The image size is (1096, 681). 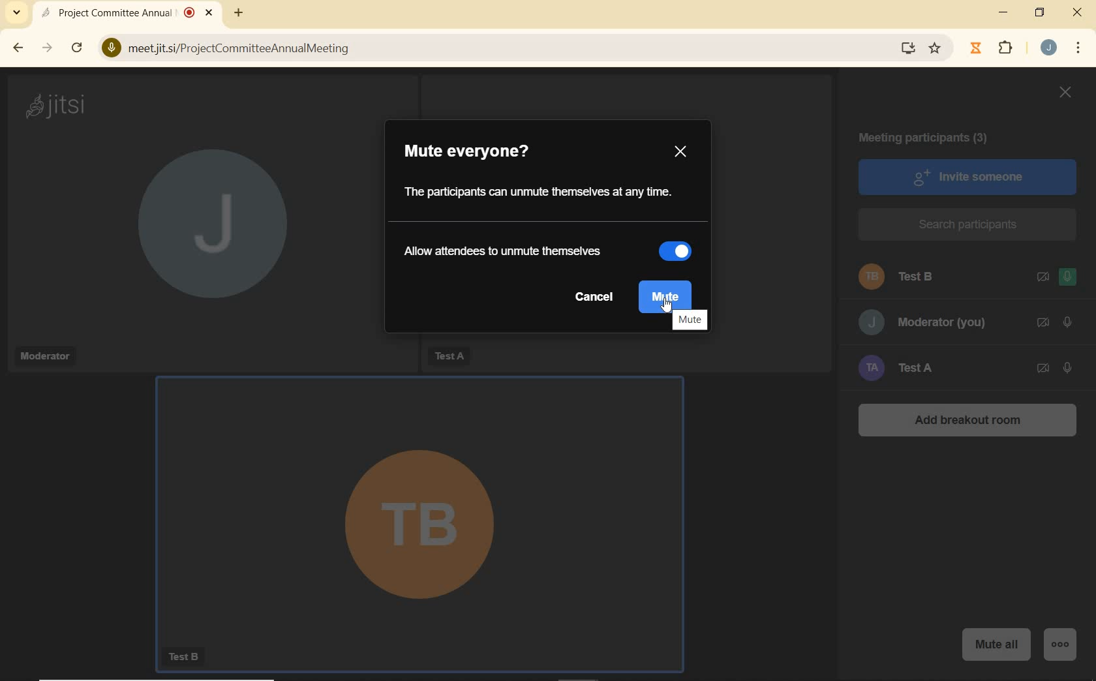 What do you see at coordinates (967, 423) in the screenshot?
I see `ADD BREAKOUT ROOM` at bounding box center [967, 423].